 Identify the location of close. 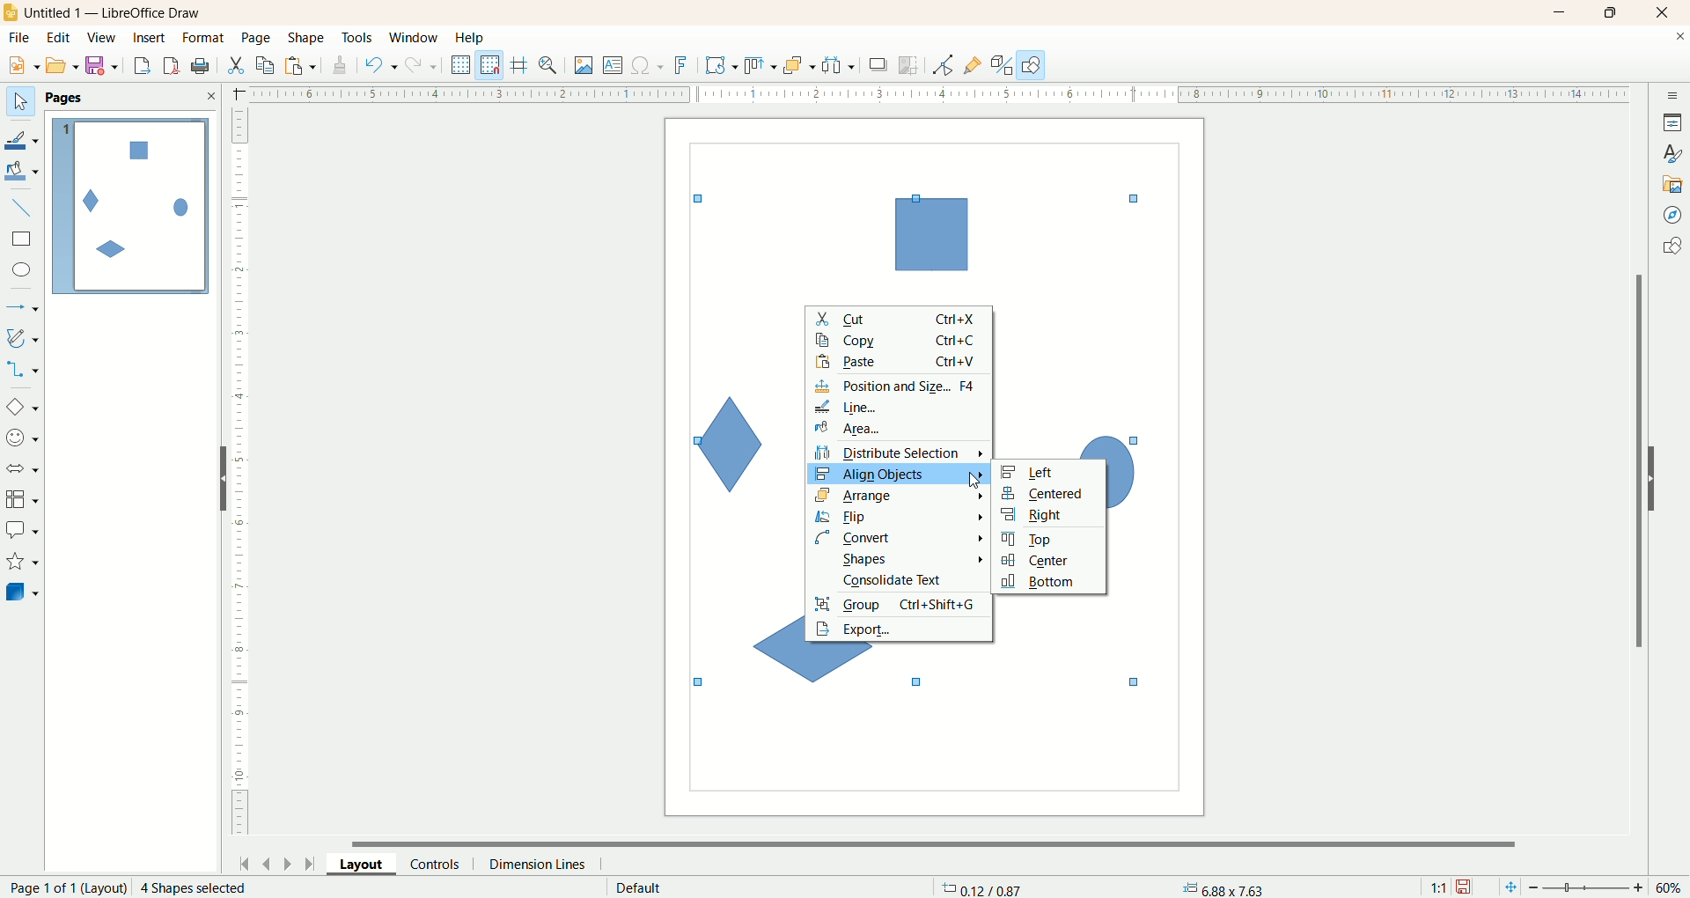
(1679, 40).